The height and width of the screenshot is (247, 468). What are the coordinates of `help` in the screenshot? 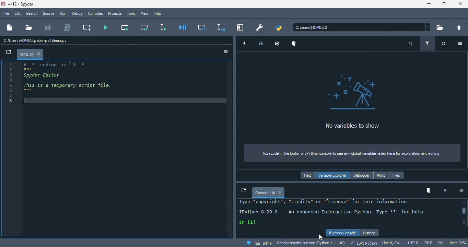 It's located at (307, 175).